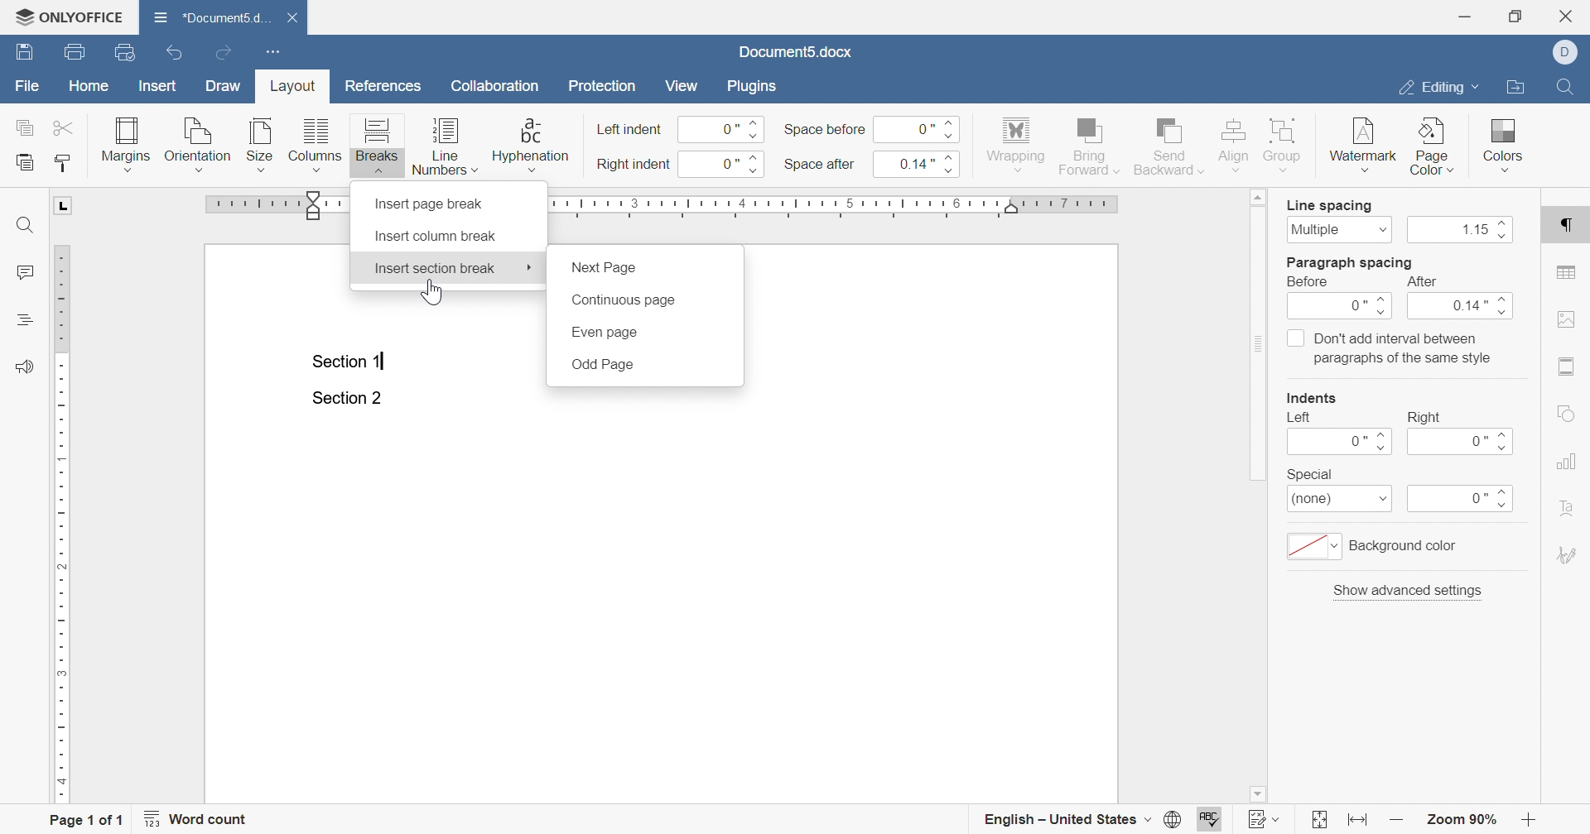  Describe the element at coordinates (1463, 231) in the screenshot. I see `1.15` at that location.